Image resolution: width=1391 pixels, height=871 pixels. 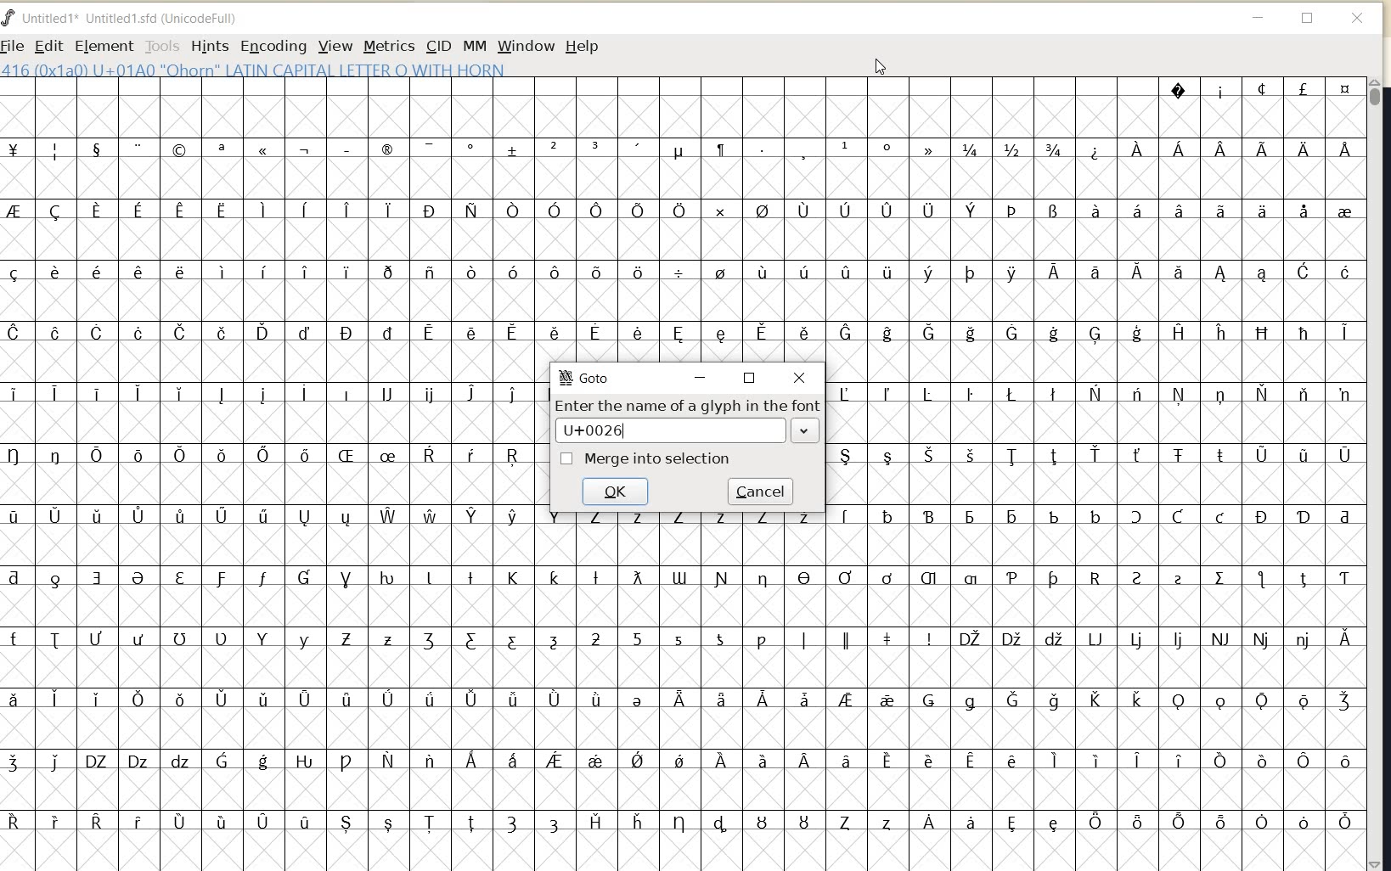 What do you see at coordinates (586, 378) in the screenshot?
I see `GoTo` at bounding box center [586, 378].